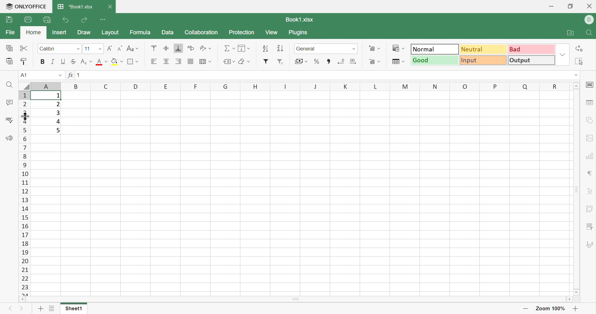  Describe the element at coordinates (203, 48) in the screenshot. I see `Orientation` at that location.